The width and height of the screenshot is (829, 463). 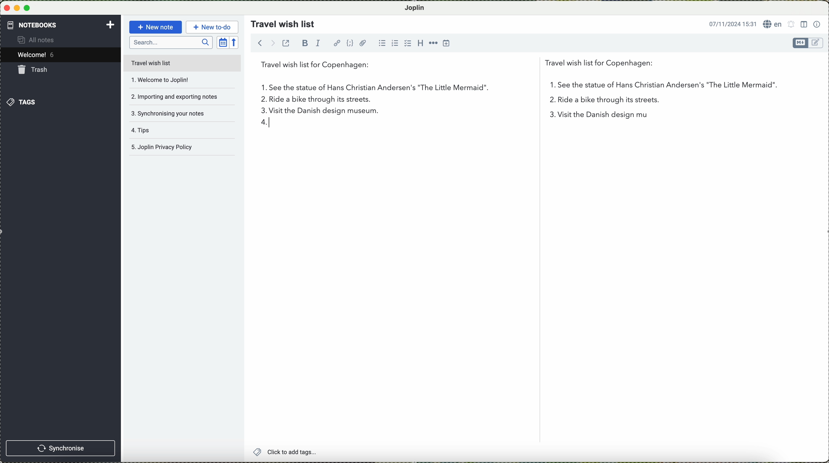 I want to click on travel wish list, so click(x=280, y=22).